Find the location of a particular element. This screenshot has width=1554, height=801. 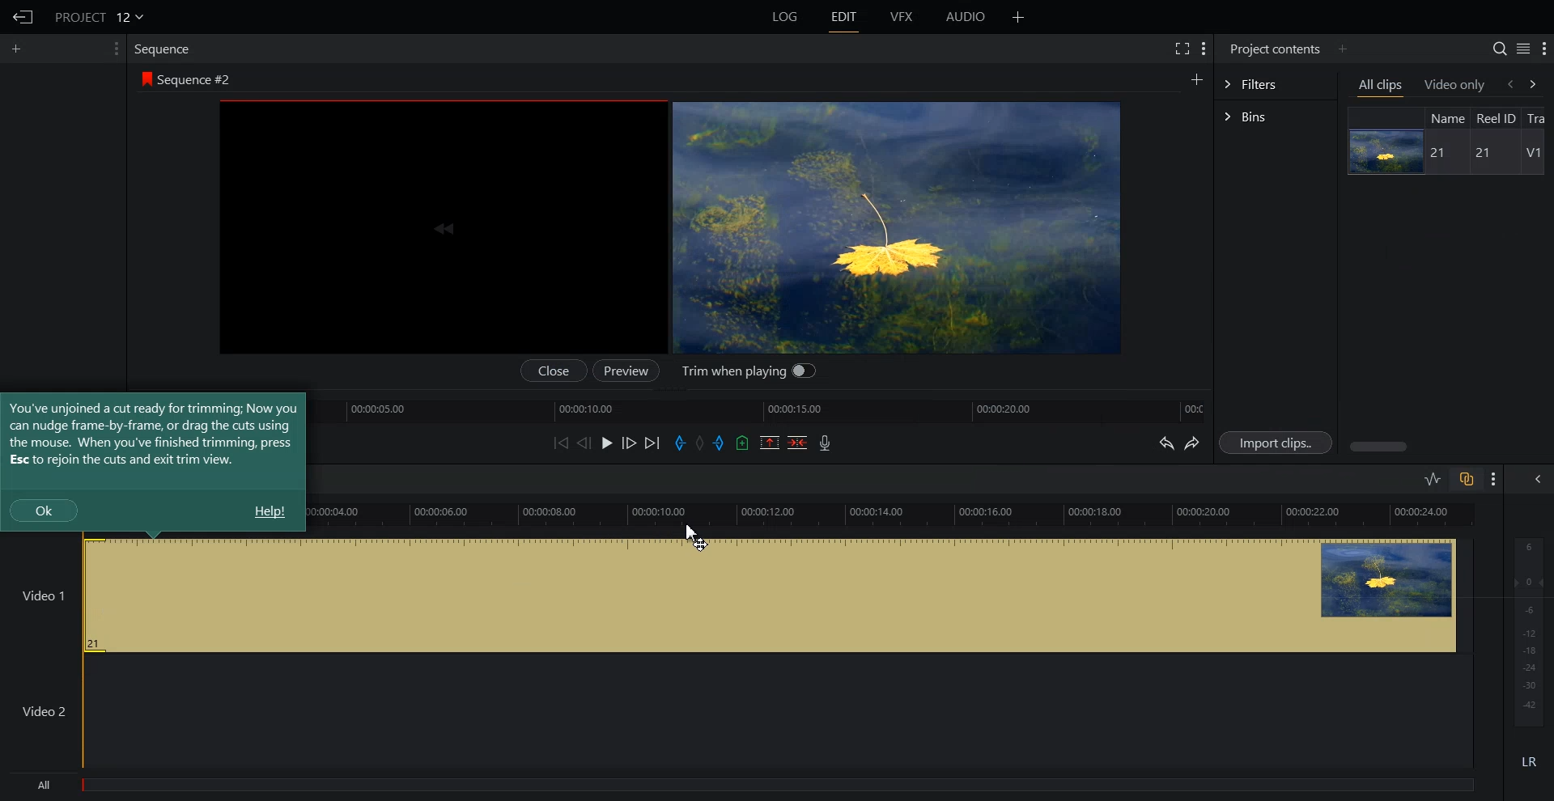

V1 is located at coordinates (1533, 153).